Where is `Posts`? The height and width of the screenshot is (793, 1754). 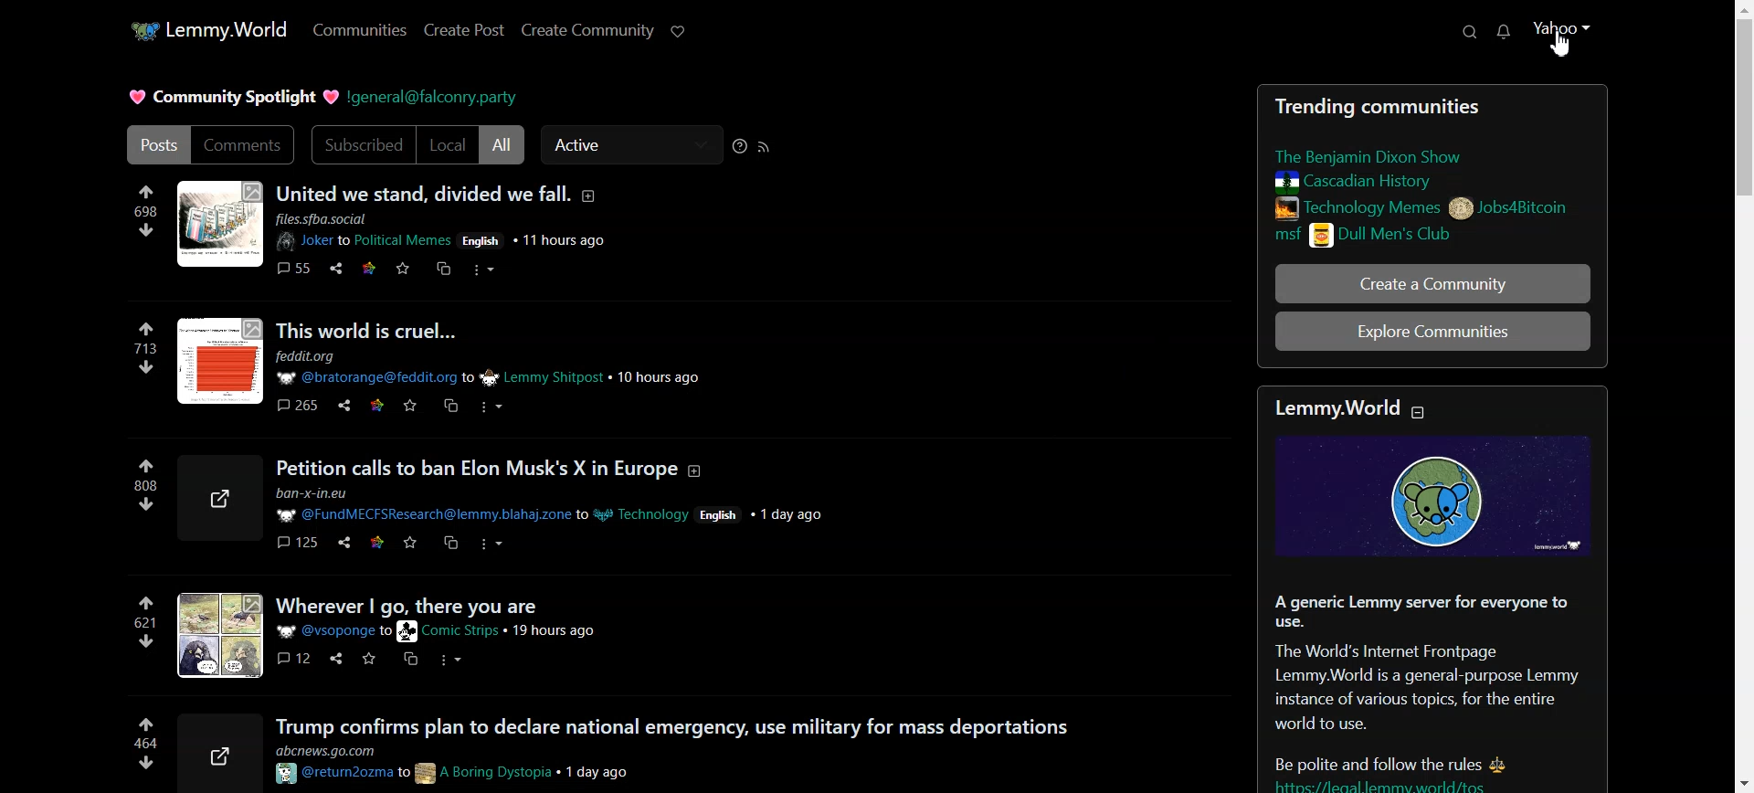 Posts is located at coordinates (1432, 168).